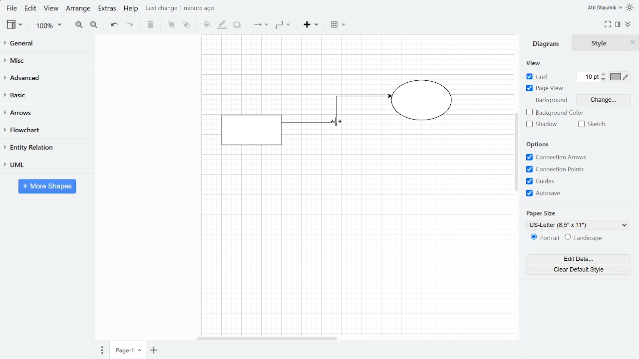 The height and width of the screenshot is (359, 639). Describe the element at coordinates (592, 124) in the screenshot. I see `Sketch` at that location.